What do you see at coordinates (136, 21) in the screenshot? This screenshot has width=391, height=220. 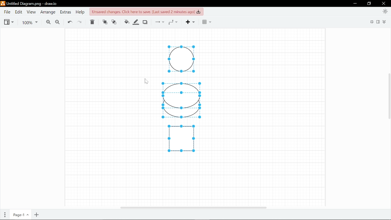 I see `Line color` at bounding box center [136, 21].